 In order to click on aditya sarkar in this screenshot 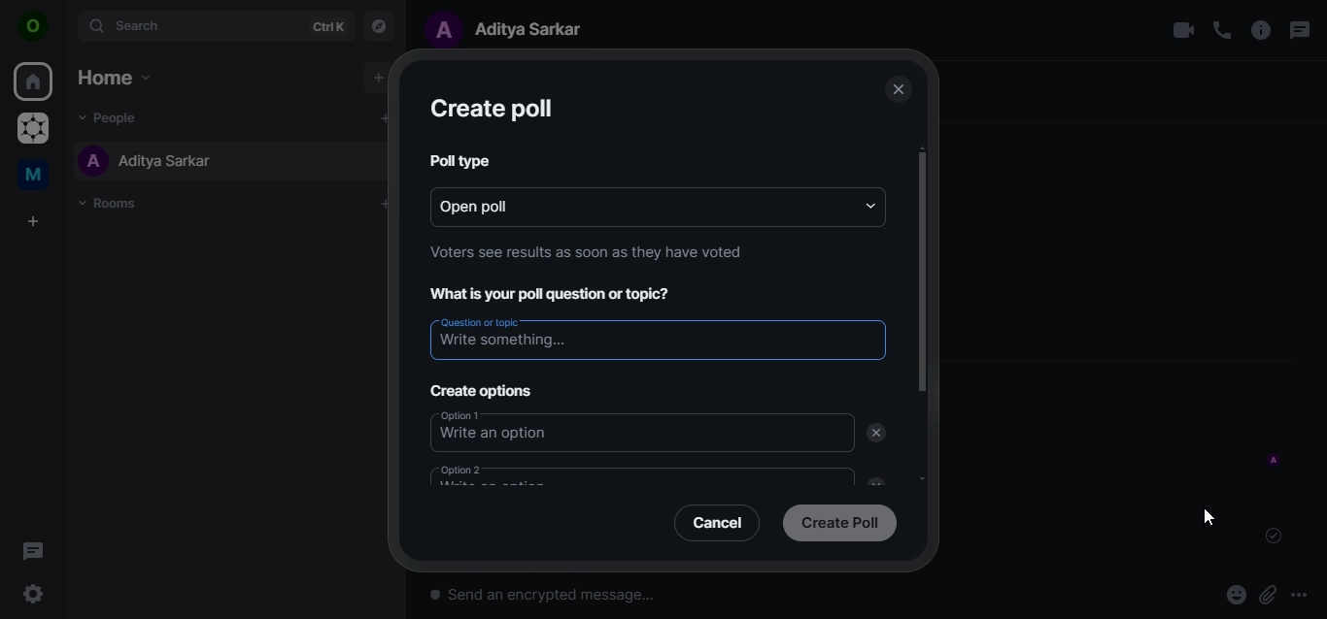, I will do `click(147, 160)`.